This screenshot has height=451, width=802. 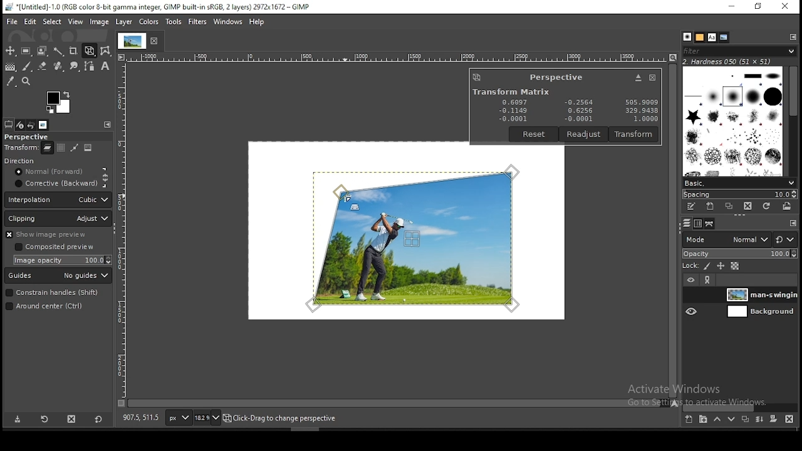 What do you see at coordinates (43, 125) in the screenshot?
I see `images` at bounding box center [43, 125].